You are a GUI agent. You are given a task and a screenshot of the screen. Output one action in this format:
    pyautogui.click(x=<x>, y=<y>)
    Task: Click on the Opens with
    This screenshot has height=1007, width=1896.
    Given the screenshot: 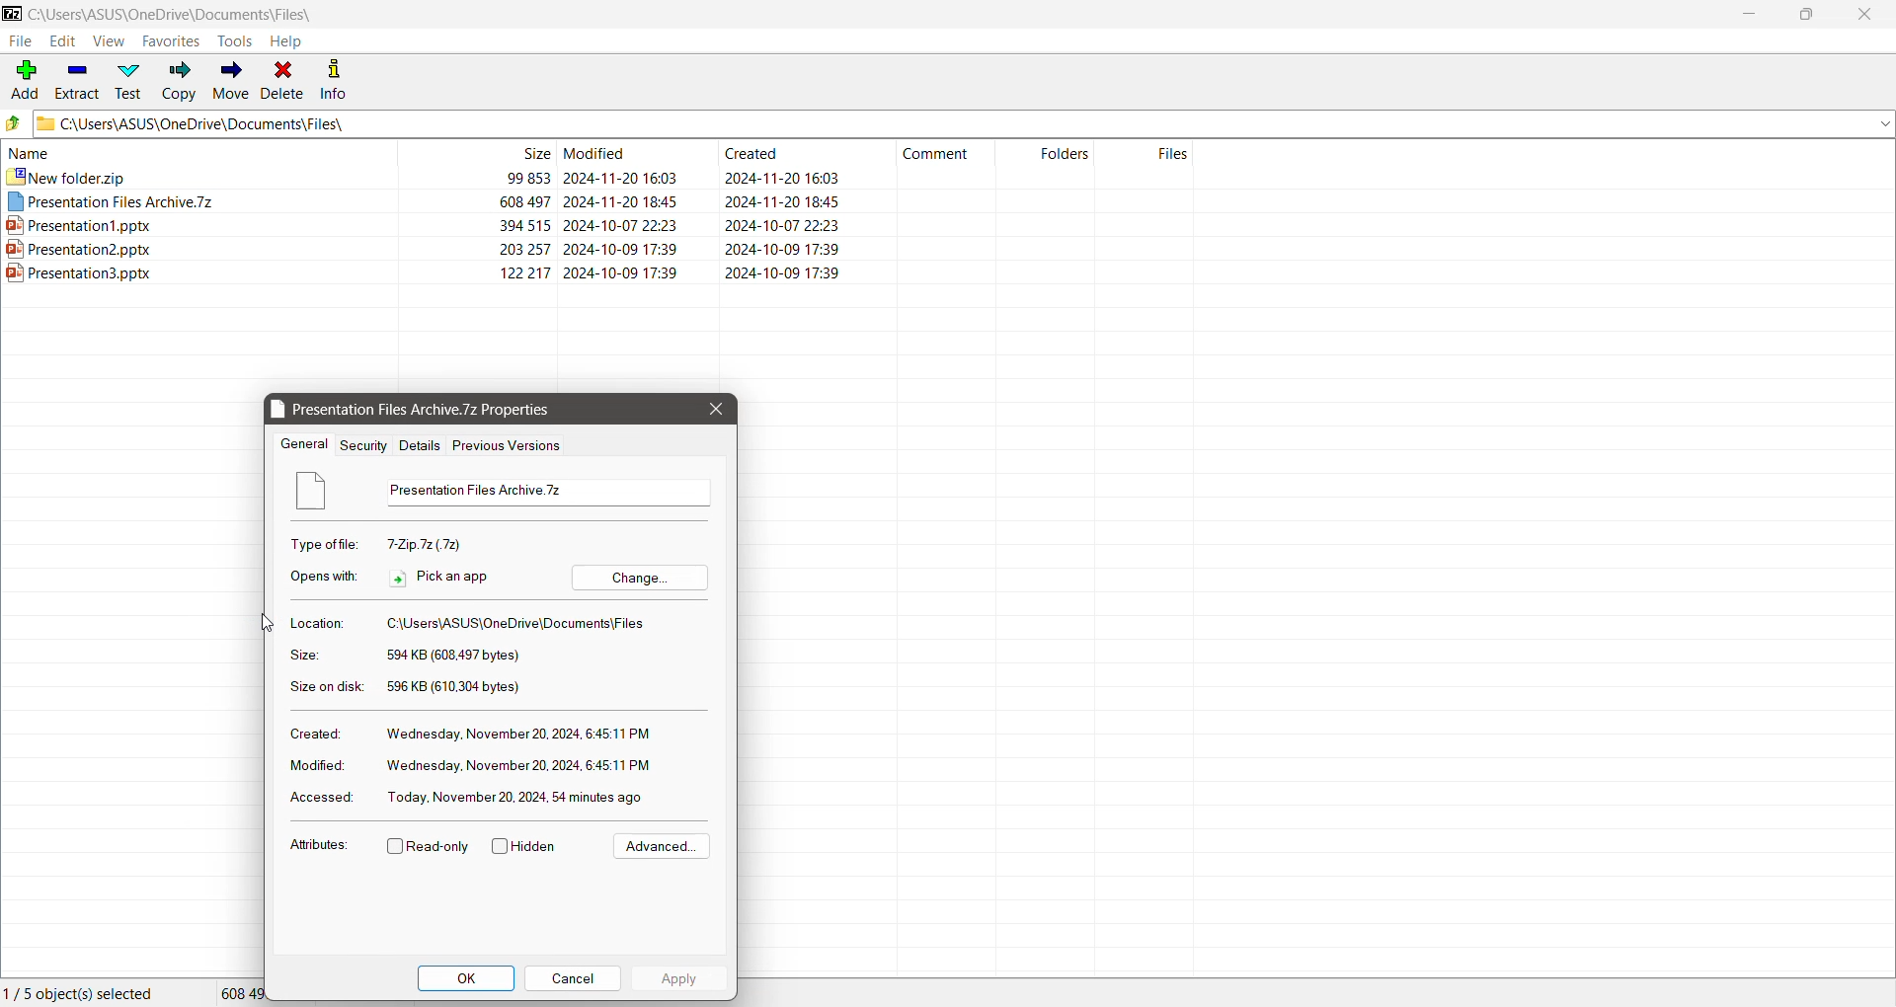 What is the action you would take?
    pyautogui.click(x=324, y=577)
    